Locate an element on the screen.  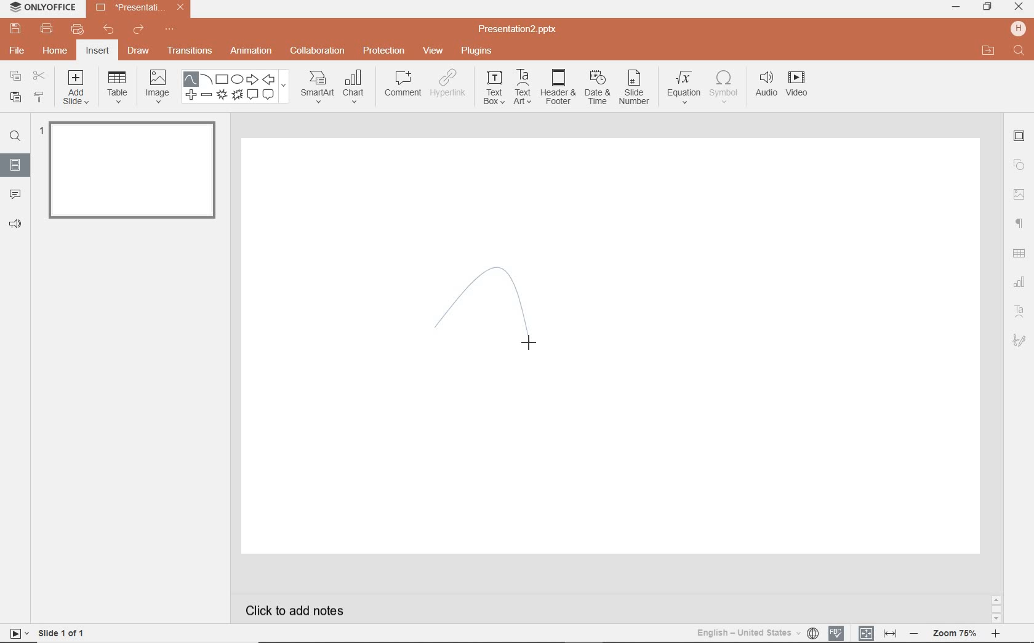
image settings is located at coordinates (1019, 194).